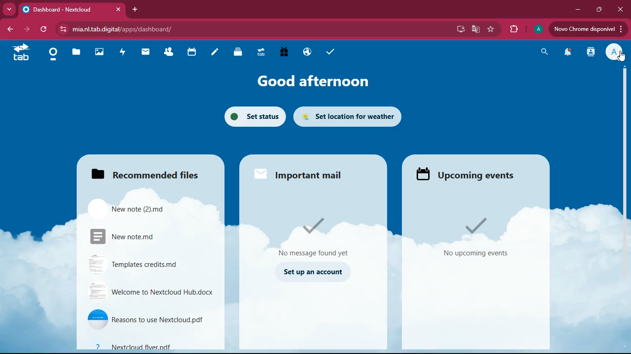  Describe the element at coordinates (313, 273) in the screenshot. I see `set up` at that location.